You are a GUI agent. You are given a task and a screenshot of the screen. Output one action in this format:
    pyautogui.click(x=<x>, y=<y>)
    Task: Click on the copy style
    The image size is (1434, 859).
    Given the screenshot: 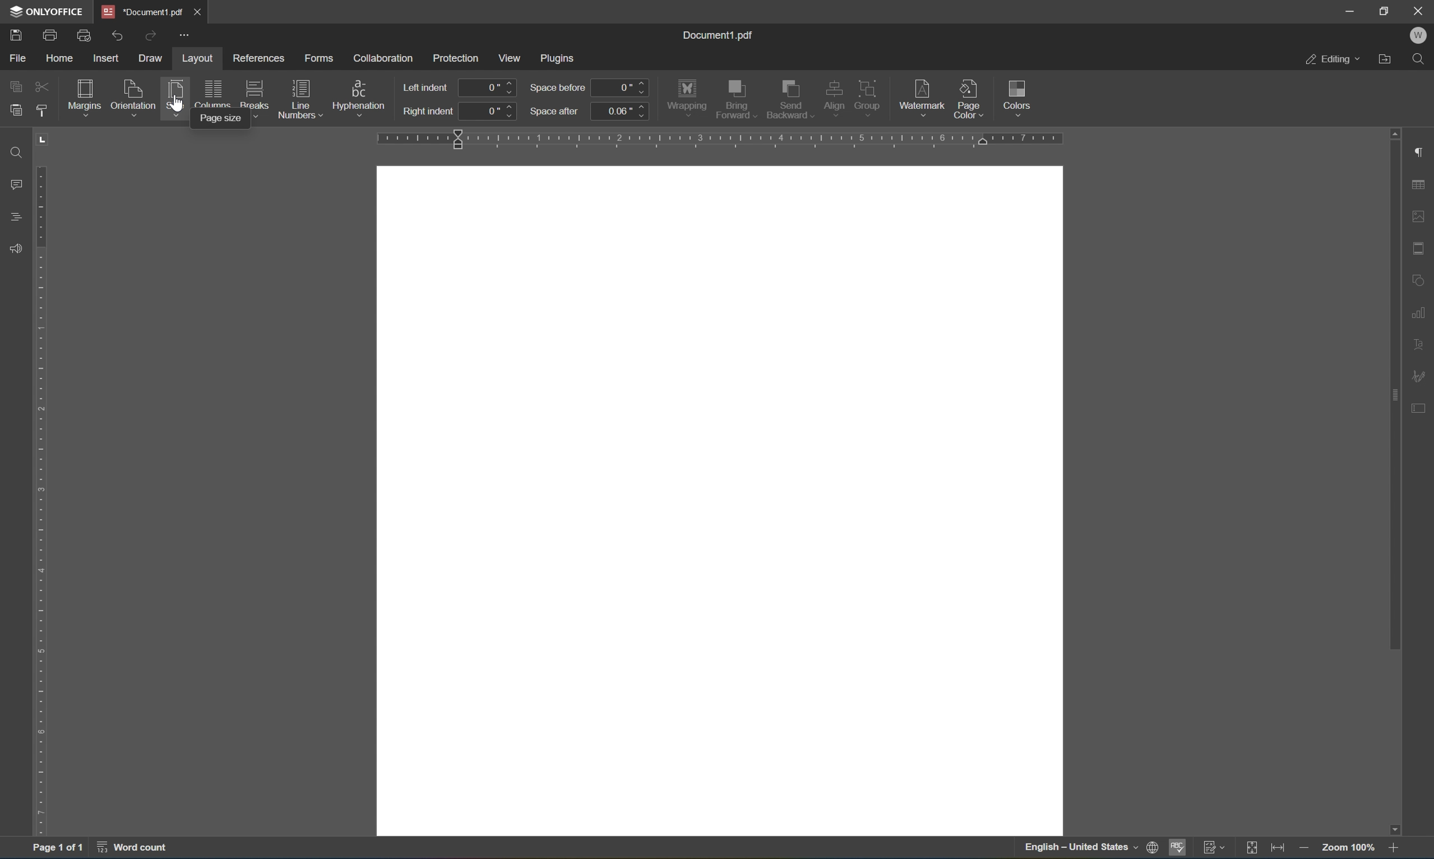 What is the action you would take?
    pyautogui.click(x=42, y=111)
    